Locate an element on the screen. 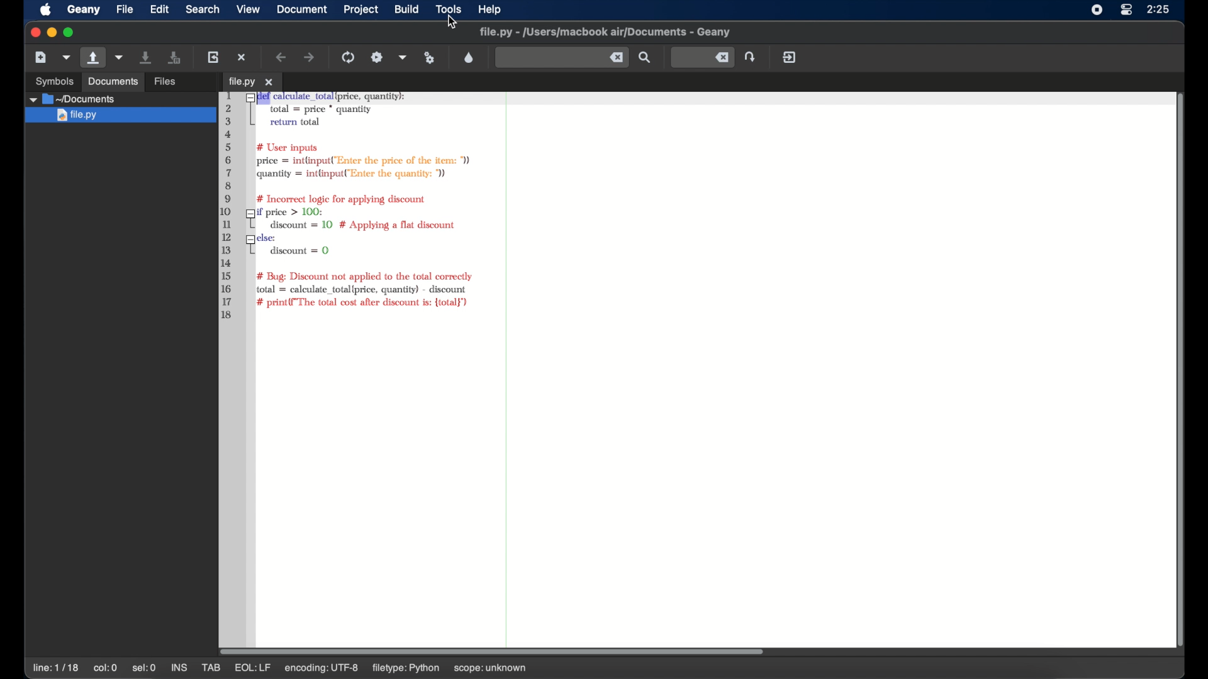 Image resolution: width=1208 pixels, height=679 pixels. sel:0 is located at coordinates (145, 668).